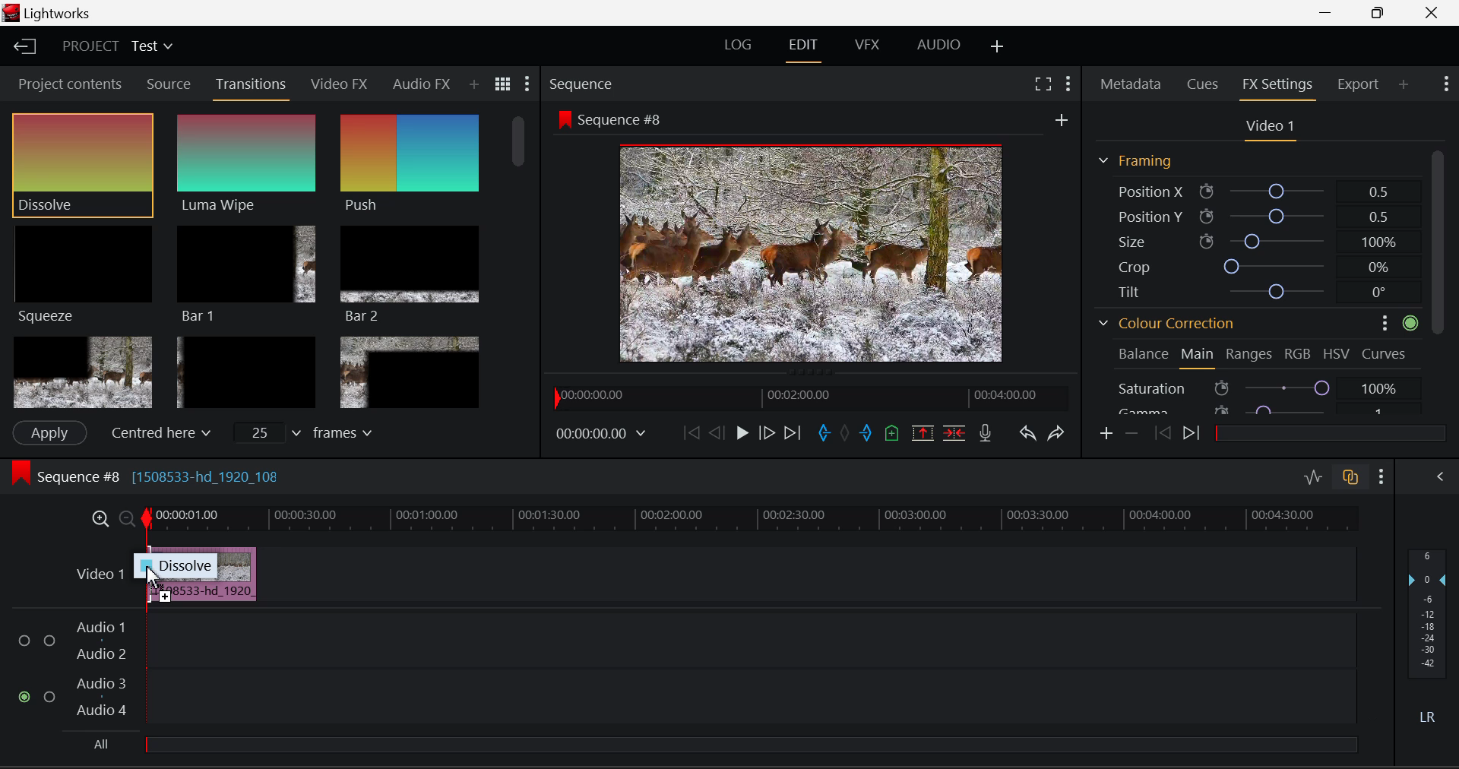 This screenshot has width=1459, height=769. What do you see at coordinates (81, 371) in the screenshot?
I see `Box 1` at bounding box center [81, 371].